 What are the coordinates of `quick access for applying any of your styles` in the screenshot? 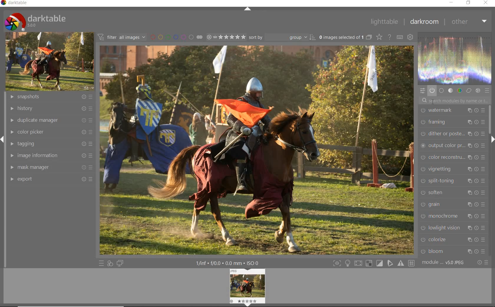 It's located at (110, 263).